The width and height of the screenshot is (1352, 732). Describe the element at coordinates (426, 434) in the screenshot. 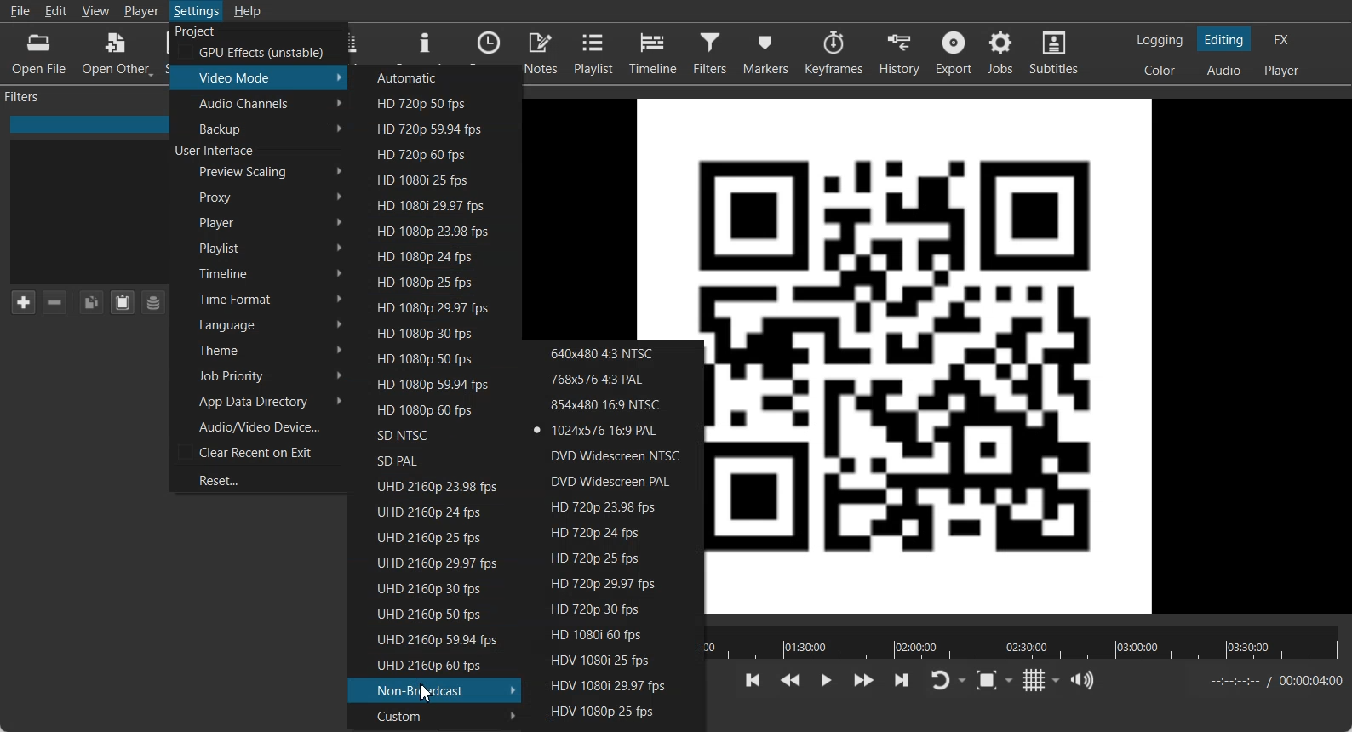

I see `SD NTSC` at that location.